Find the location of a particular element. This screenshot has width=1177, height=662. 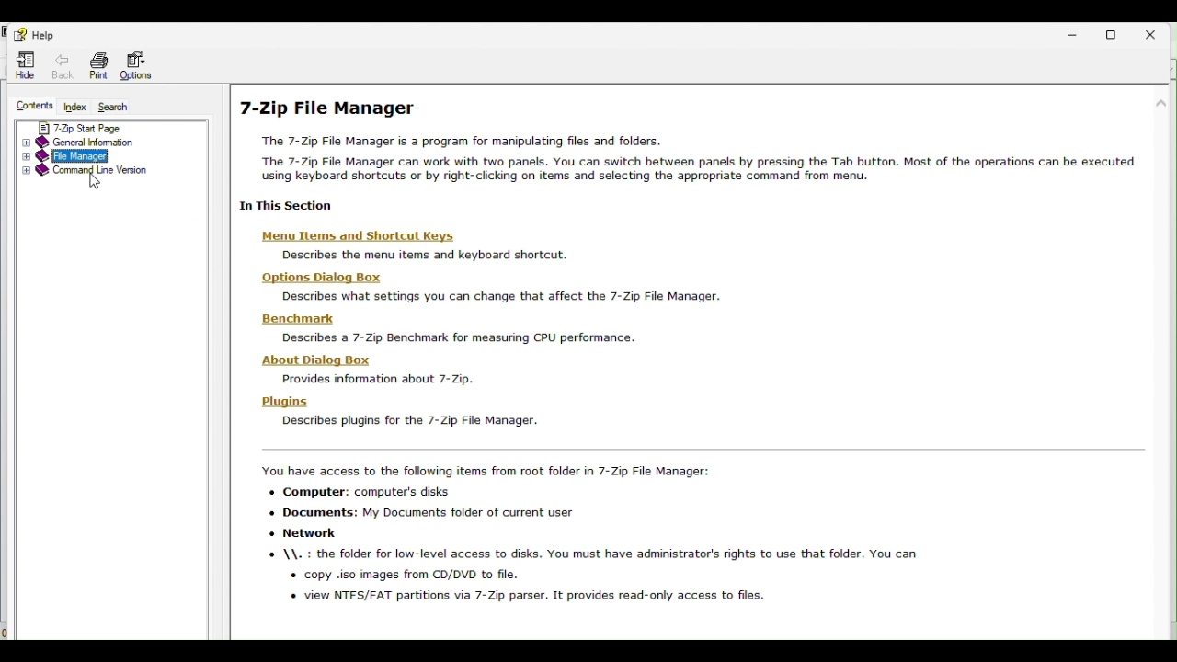

provides information about 7 zip is located at coordinates (378, 379).